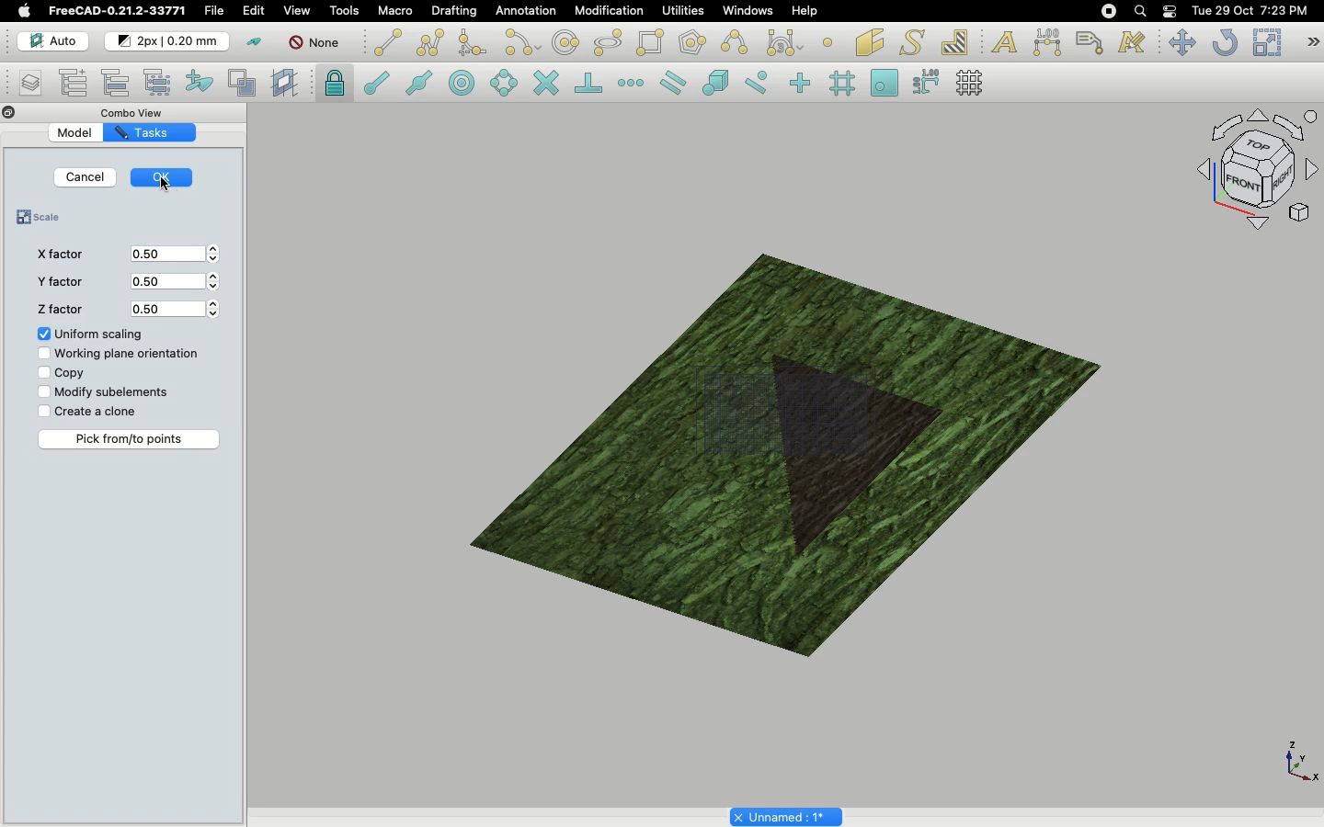 The width and height of the screenshot is (1324, 827). What do you see at coordinates (1139, 11) in the screenshot?
I see `Search` at bounding box center [1139, 11].